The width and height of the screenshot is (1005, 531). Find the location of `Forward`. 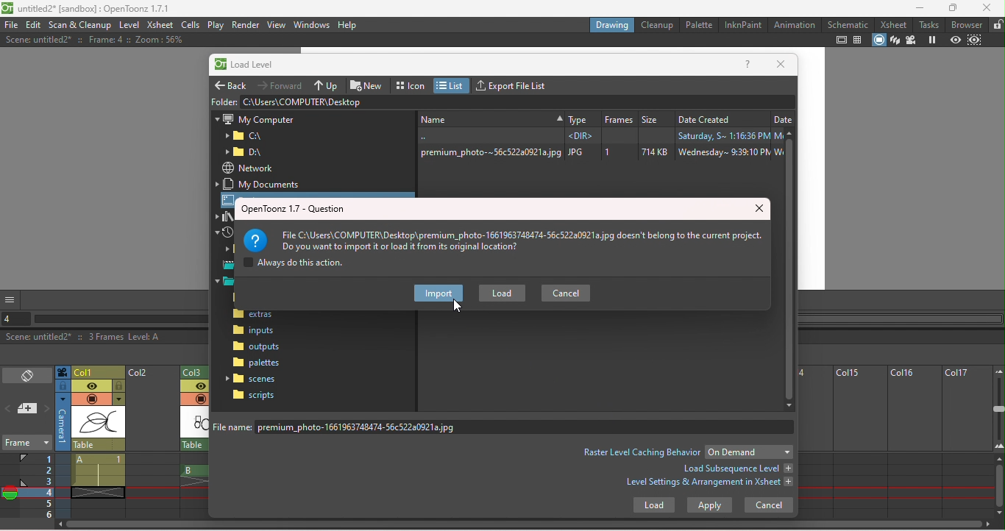

Forward is located at coordinates (282, 85).